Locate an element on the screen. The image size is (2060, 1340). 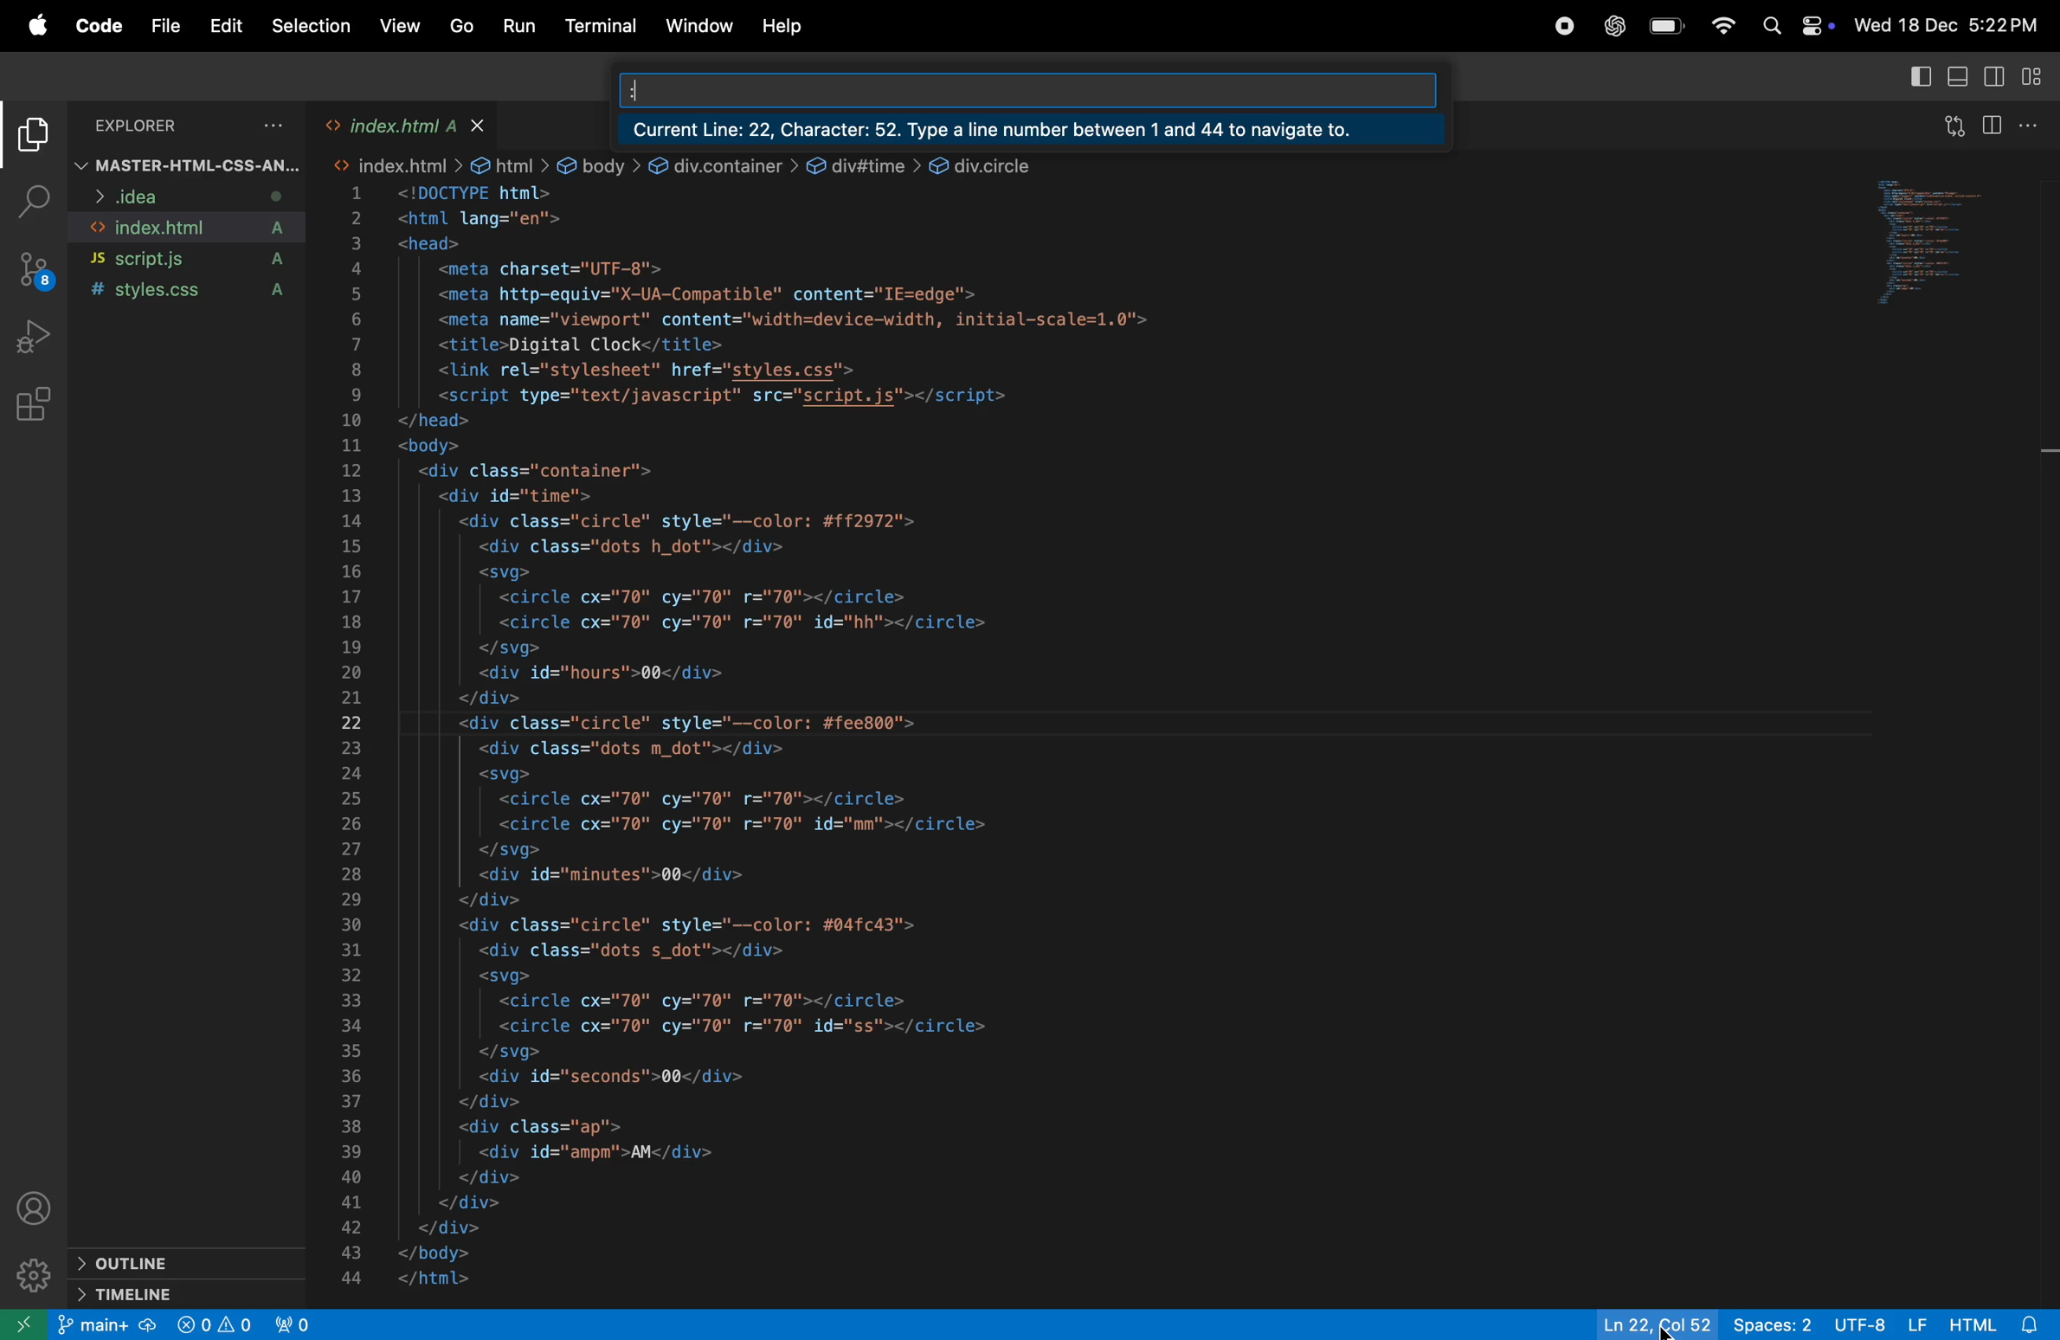
primary side bar is located at coordinates (1916, 78).